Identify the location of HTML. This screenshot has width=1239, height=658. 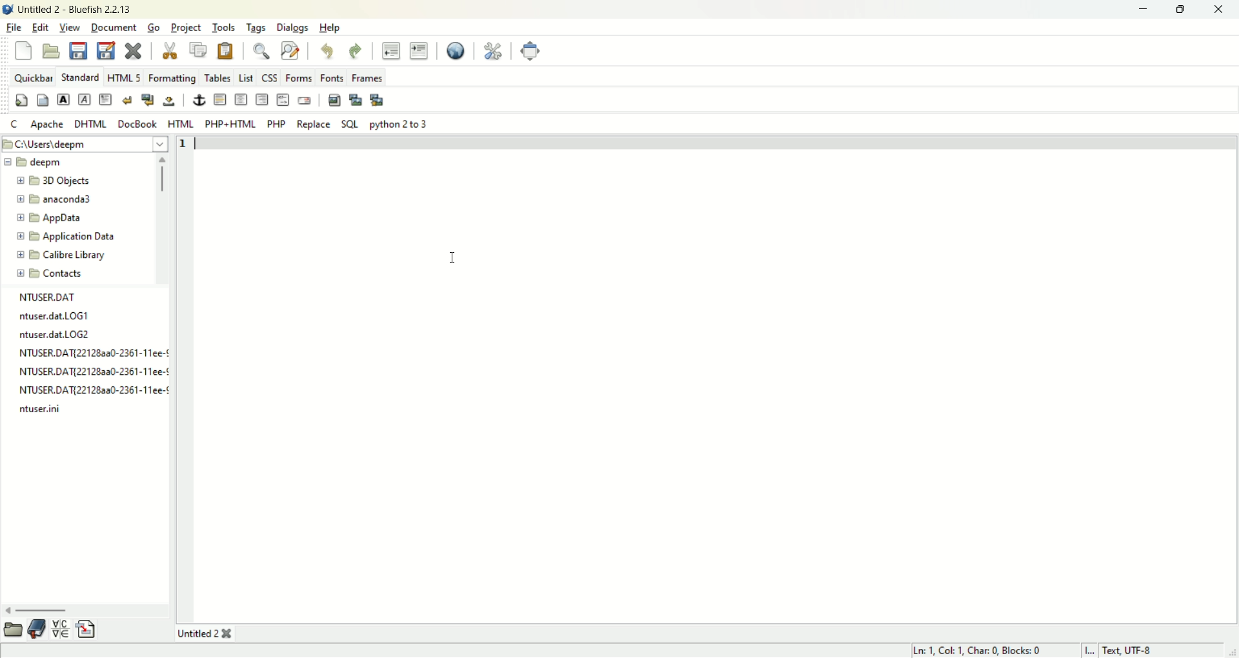
(181, 123).